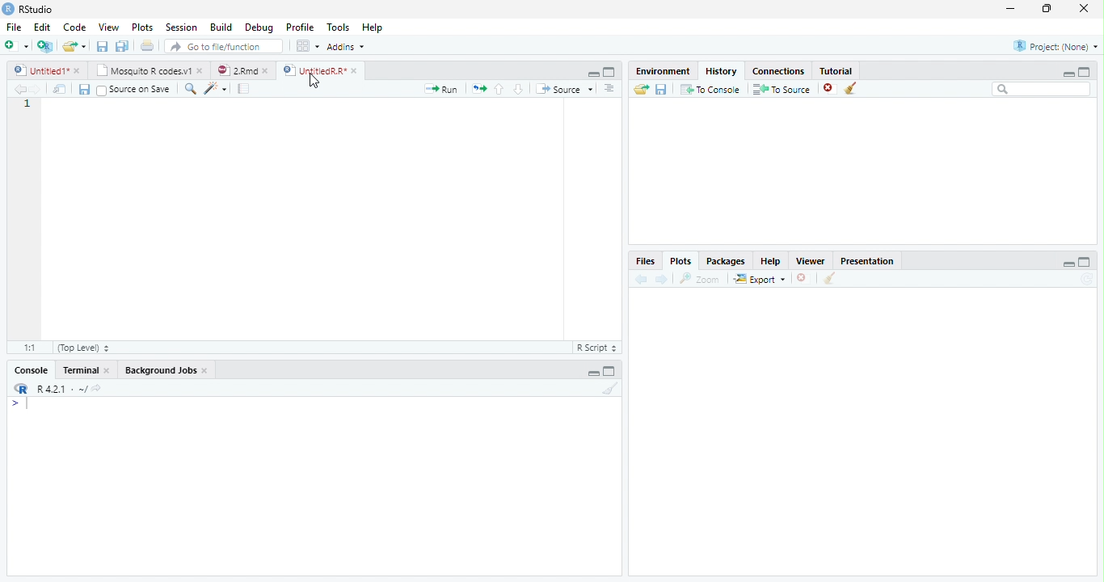 This screenshot has width=1104, height=582. Describe the element at coordinates (121, 47) in the screenshot. I see `Save all` at that location.